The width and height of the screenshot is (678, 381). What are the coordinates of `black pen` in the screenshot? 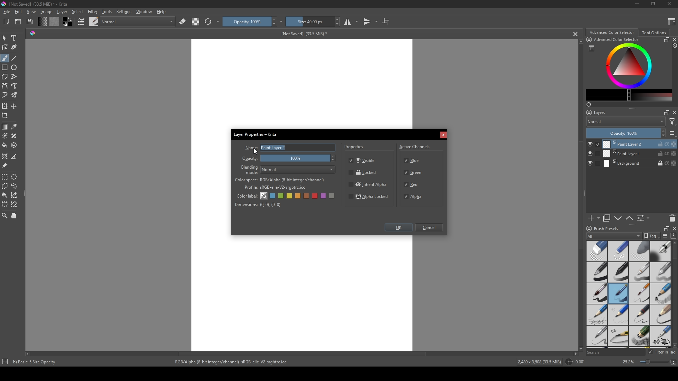 It's located at (618, 272).